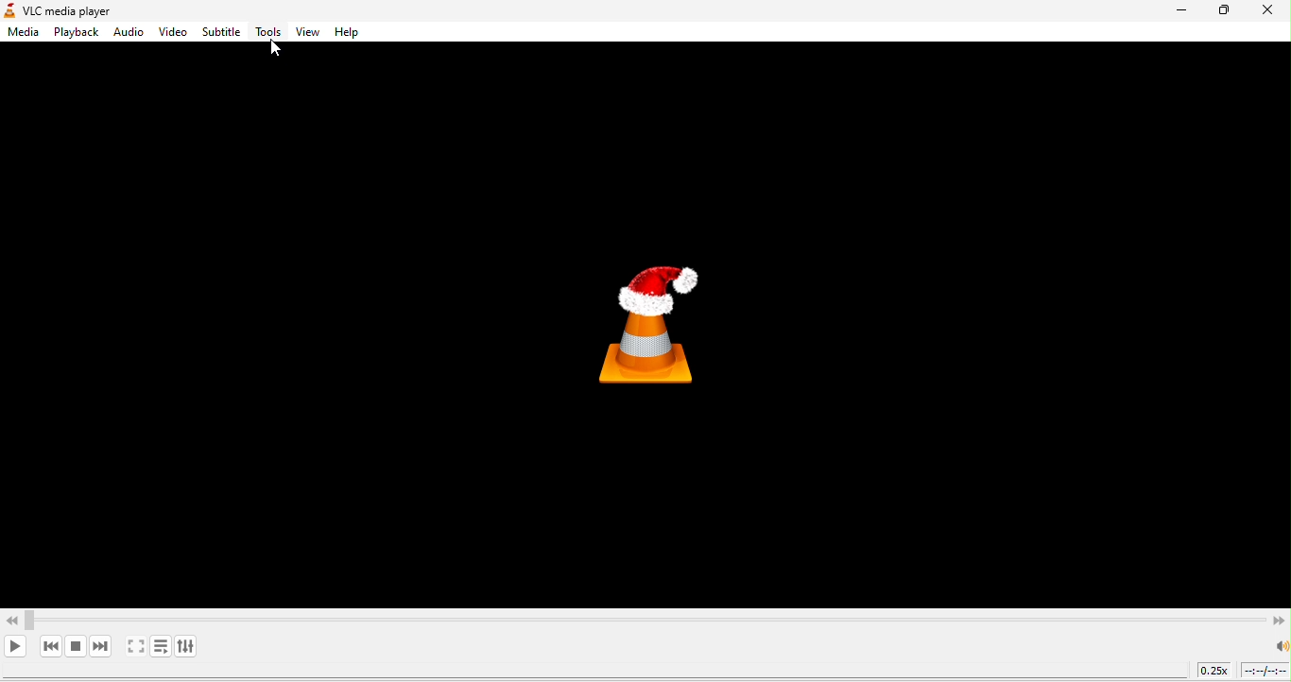 The height and width of the screenshot is (682, 1291). I want to click on maximize, so click(1229, 12).